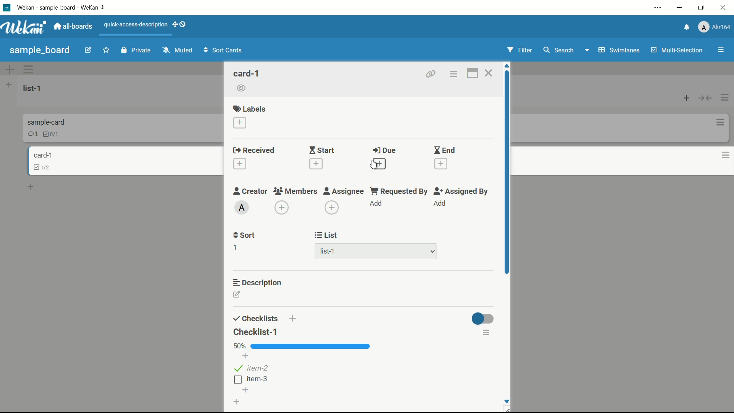  What do you see at coordinates (34, 187) in the screenshot?
I see `add card` at bounding box center [34, 187].